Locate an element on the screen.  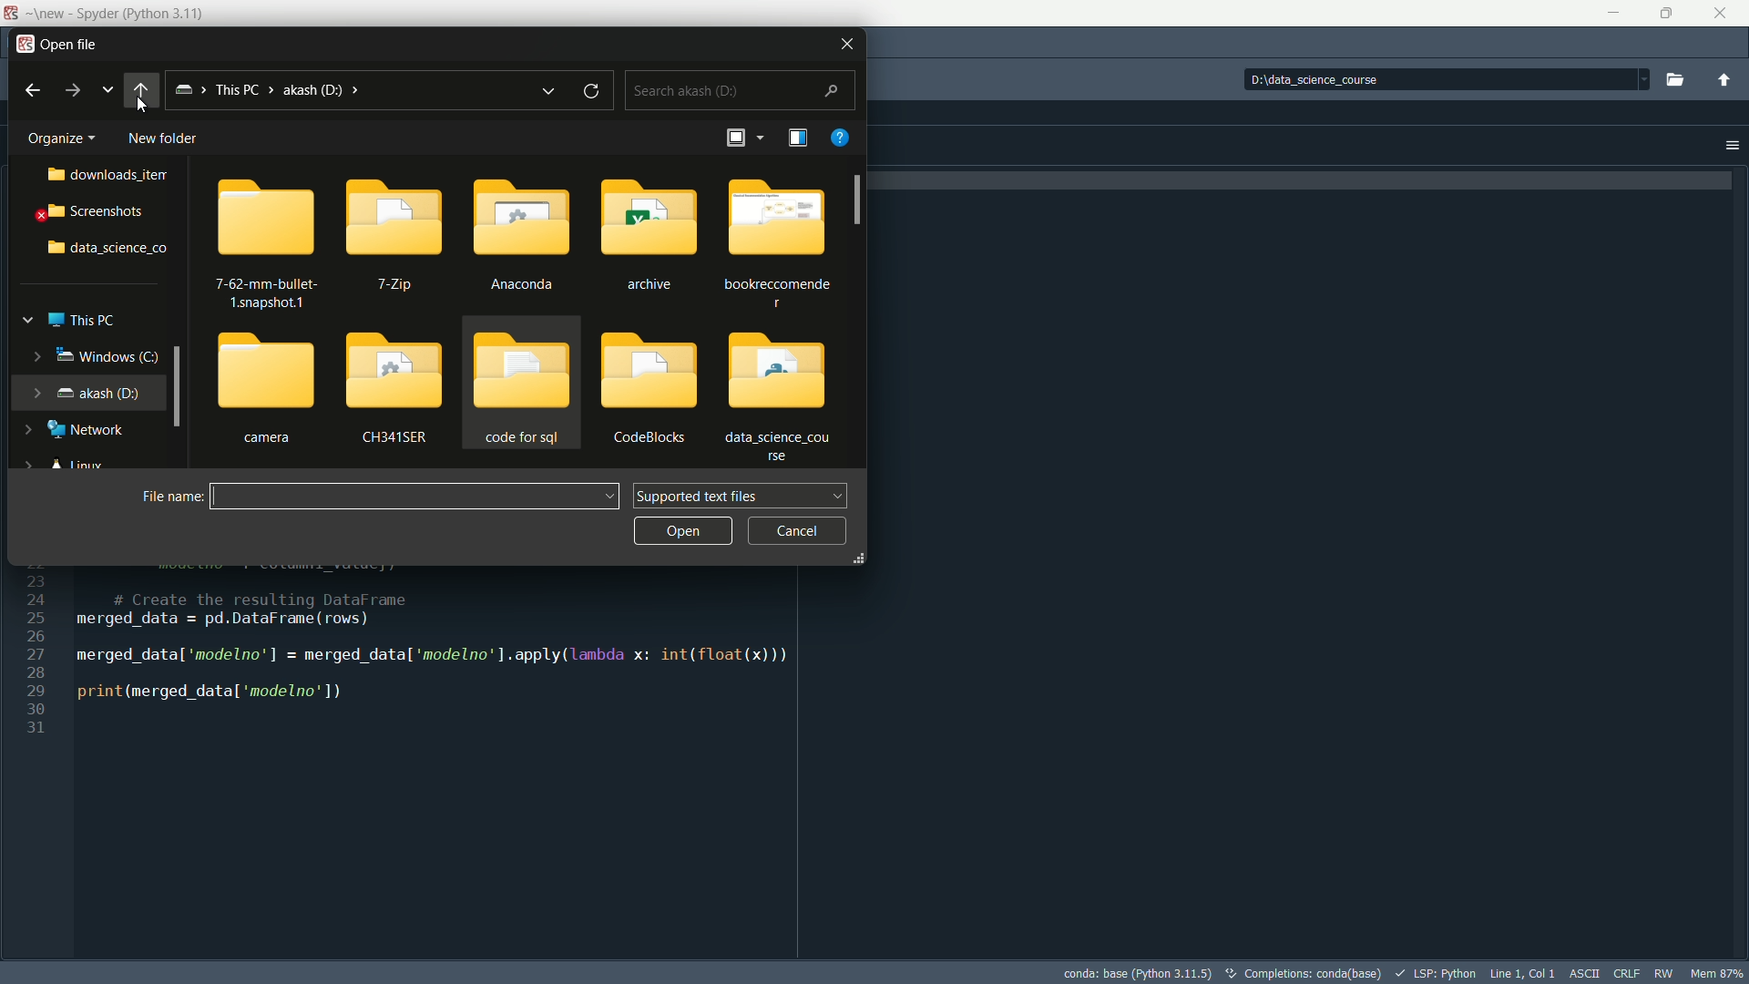
file eol status is located at coordinates (1626, 973).